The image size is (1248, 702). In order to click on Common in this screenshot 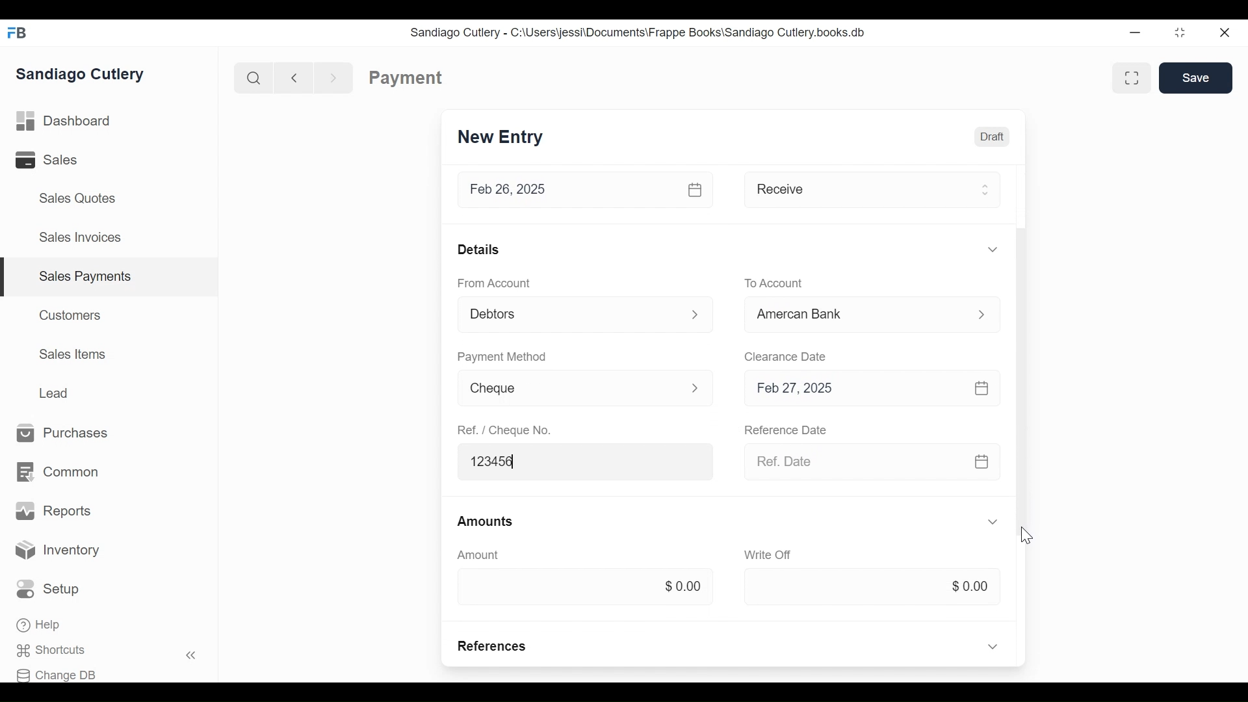, I will do `click(57, 473)`.